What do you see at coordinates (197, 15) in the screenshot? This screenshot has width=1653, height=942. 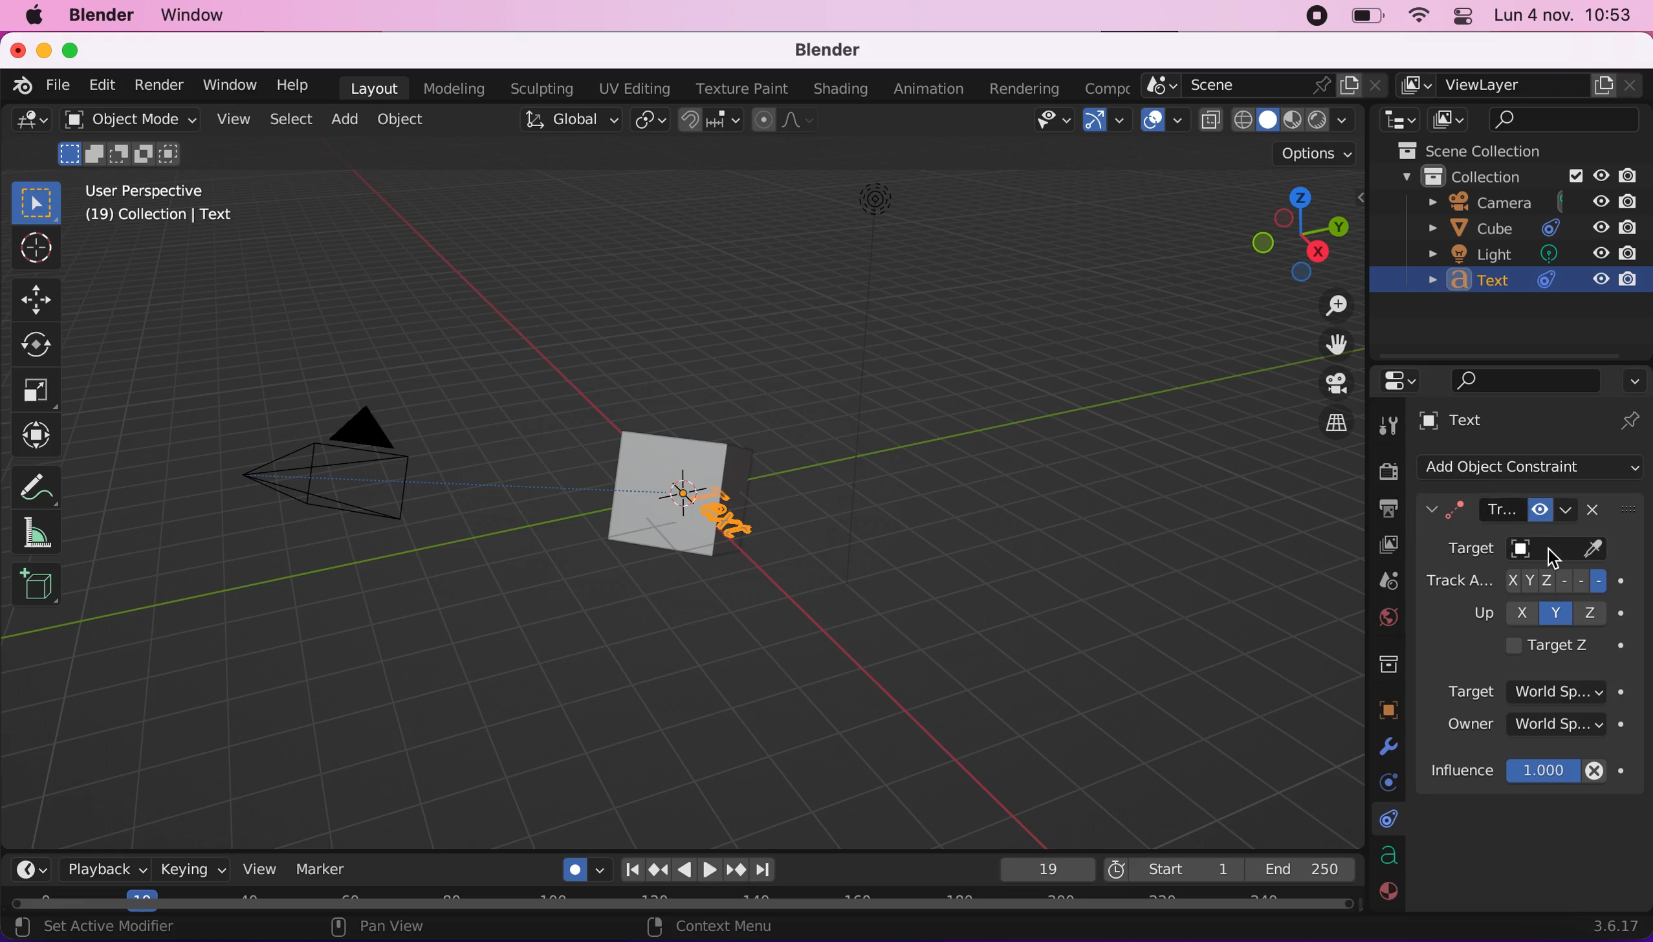 I see `window` at bounding box center [197, 15].